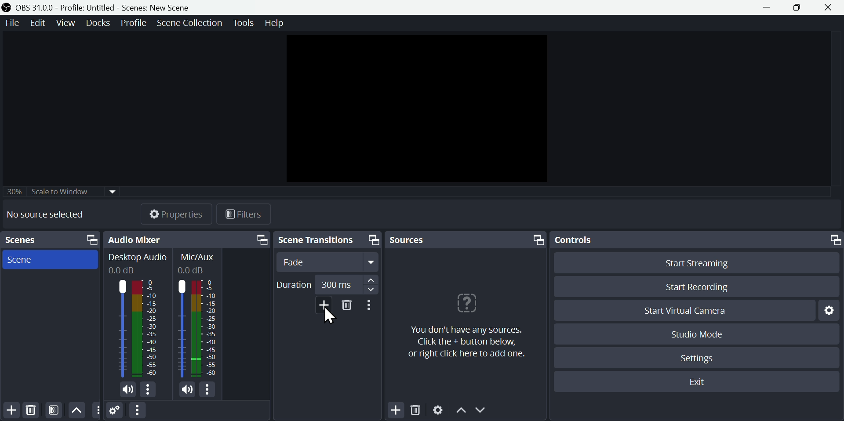  I want to click on Down, so click(484, 411).